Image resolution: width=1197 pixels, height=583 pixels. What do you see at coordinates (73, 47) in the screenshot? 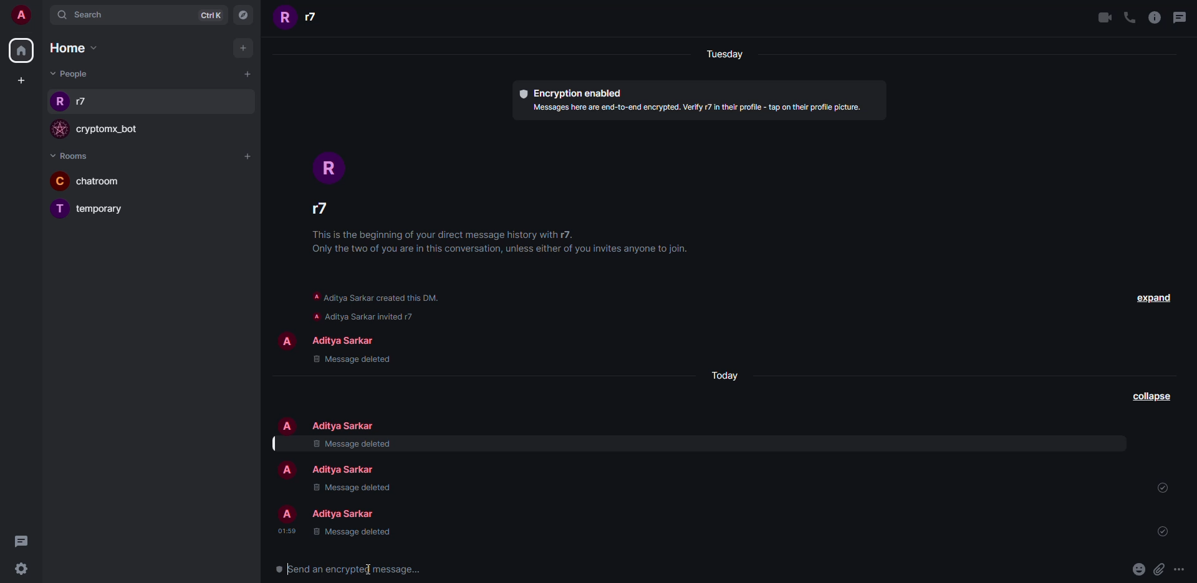
I see `home` at bounding box center [73, 47].